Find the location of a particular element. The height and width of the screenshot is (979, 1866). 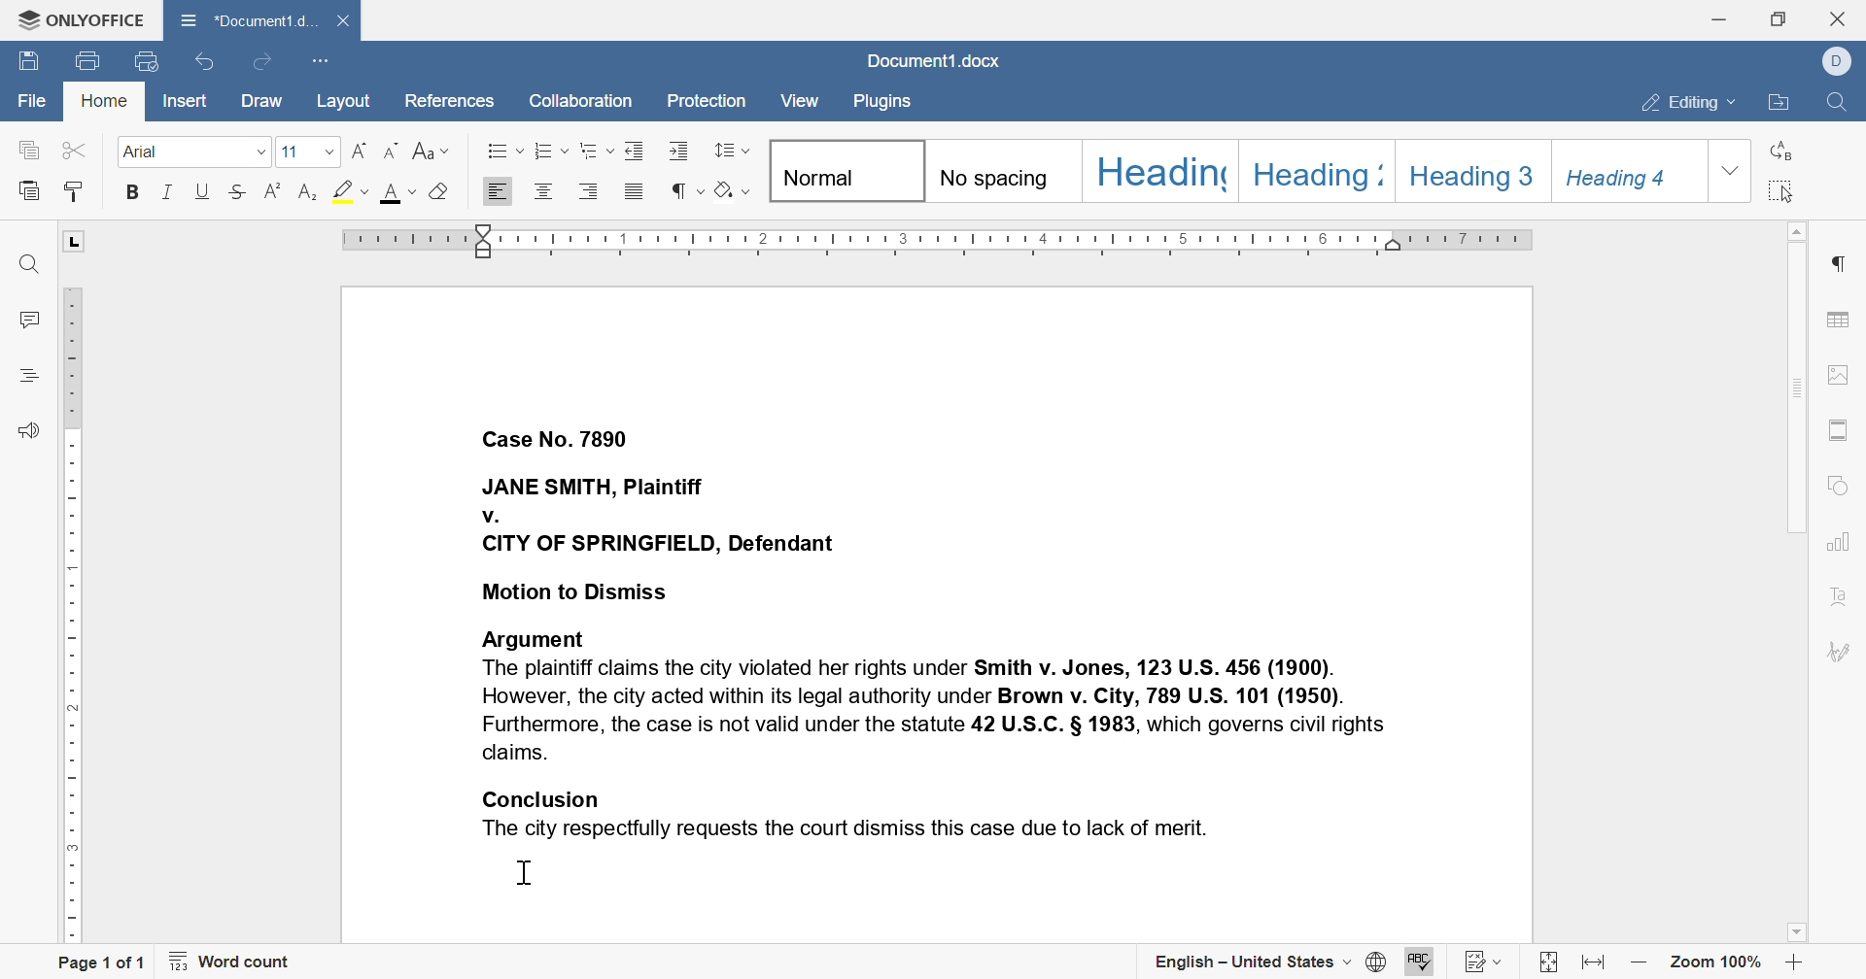

paragraph settings is located at coordinates (1838, 262).